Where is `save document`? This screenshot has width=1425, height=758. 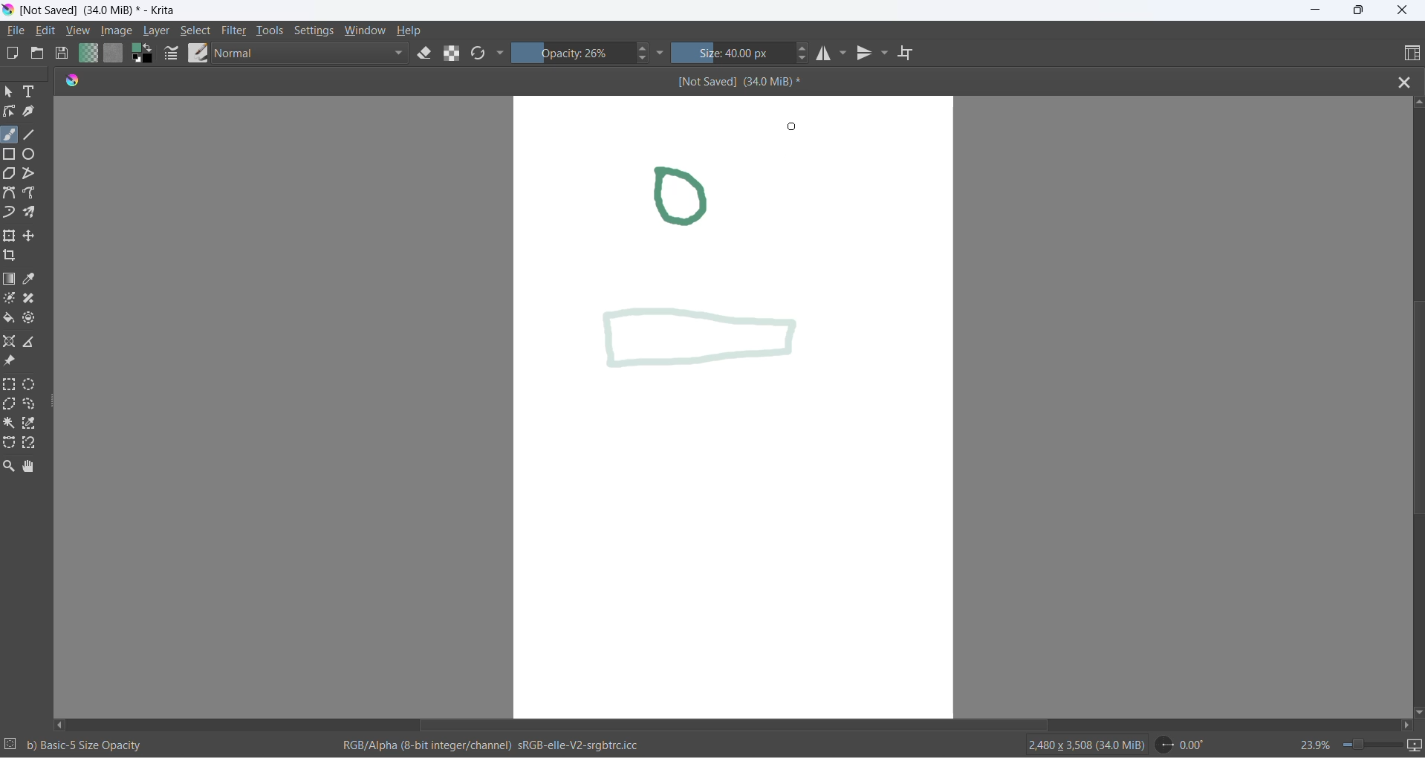 save document is located at coordinates (64, 53).